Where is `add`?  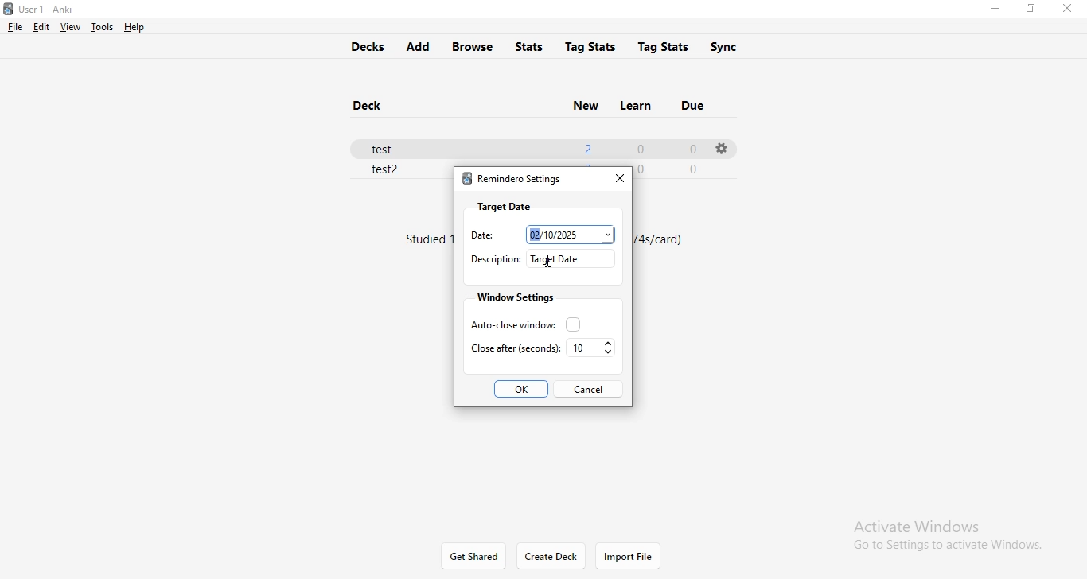
add is located at coordinates (417, 47).